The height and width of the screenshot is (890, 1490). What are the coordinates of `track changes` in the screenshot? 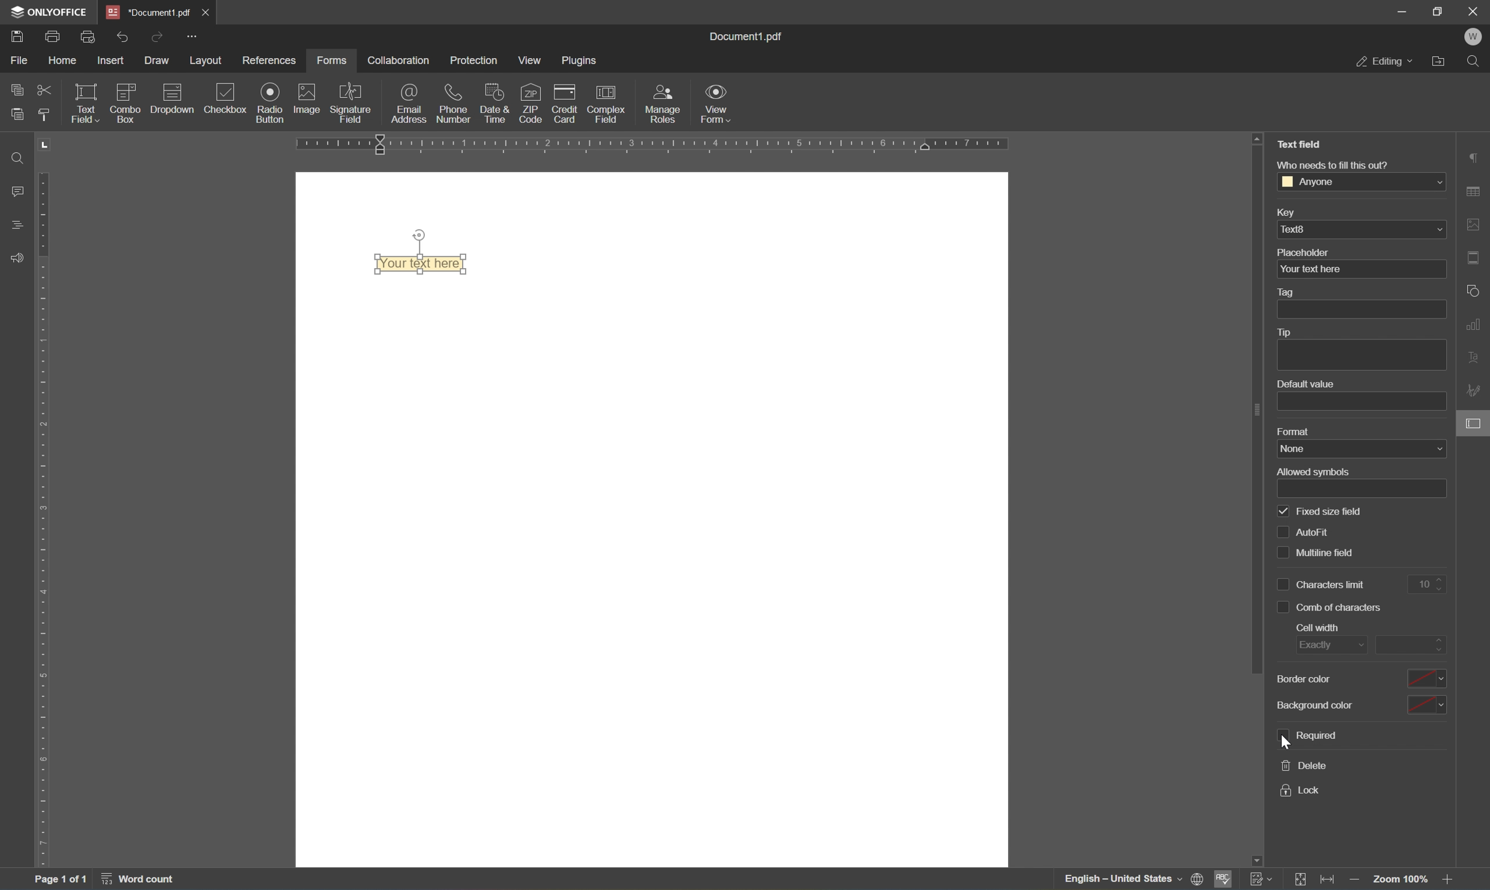 It's located at (1261, 879).